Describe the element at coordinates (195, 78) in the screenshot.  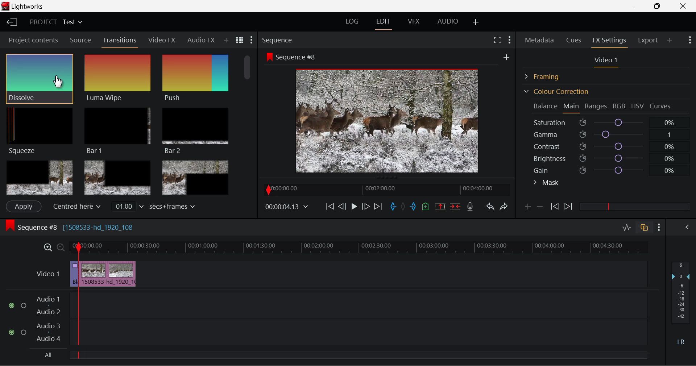
I see `Push` at that location.